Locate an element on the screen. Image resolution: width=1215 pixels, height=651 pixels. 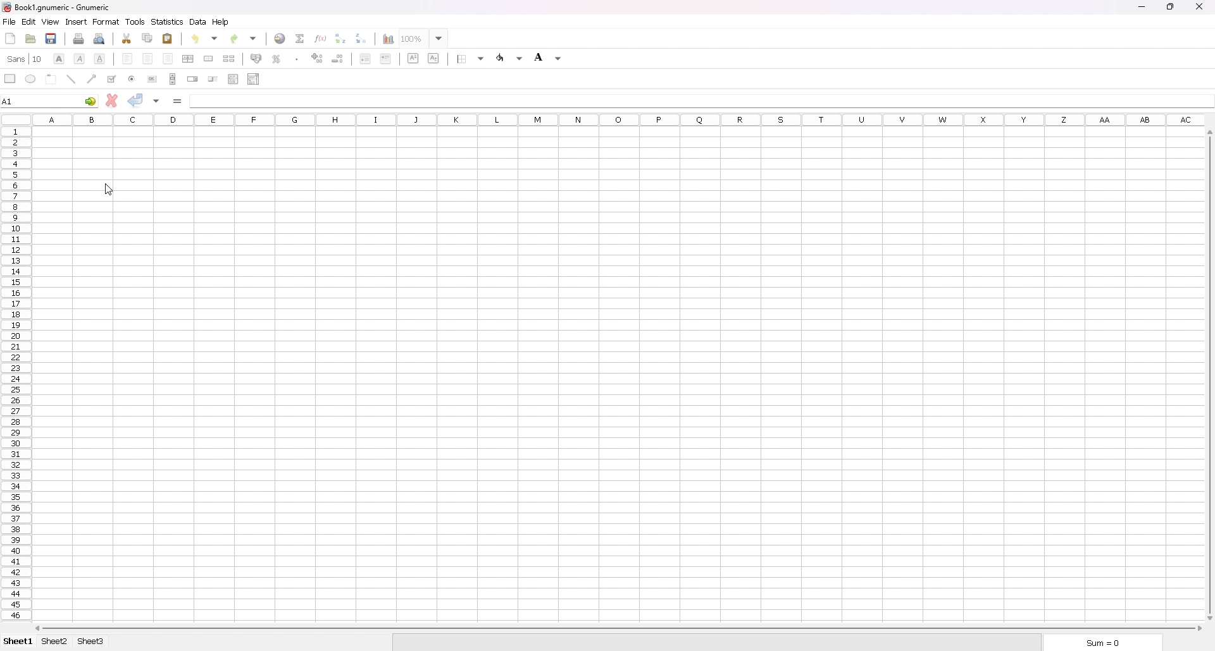
data is located at coordinates (198, 22).